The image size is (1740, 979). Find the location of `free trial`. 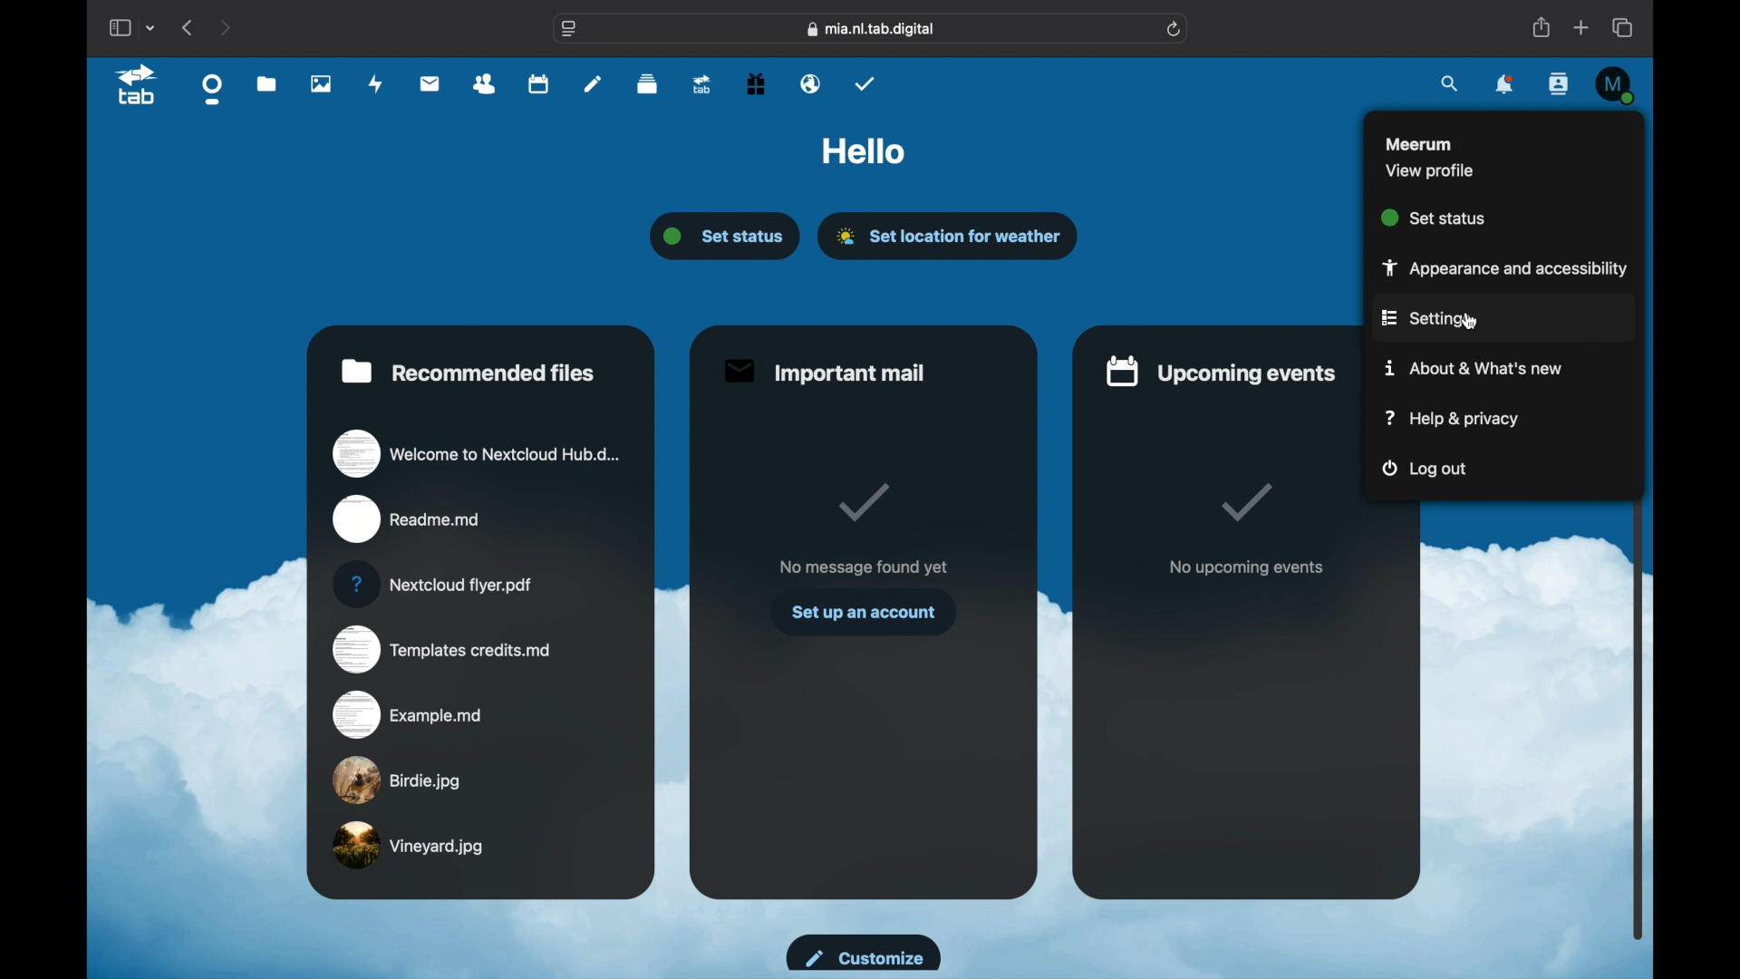

free trial is located at coordinates (755, 83).